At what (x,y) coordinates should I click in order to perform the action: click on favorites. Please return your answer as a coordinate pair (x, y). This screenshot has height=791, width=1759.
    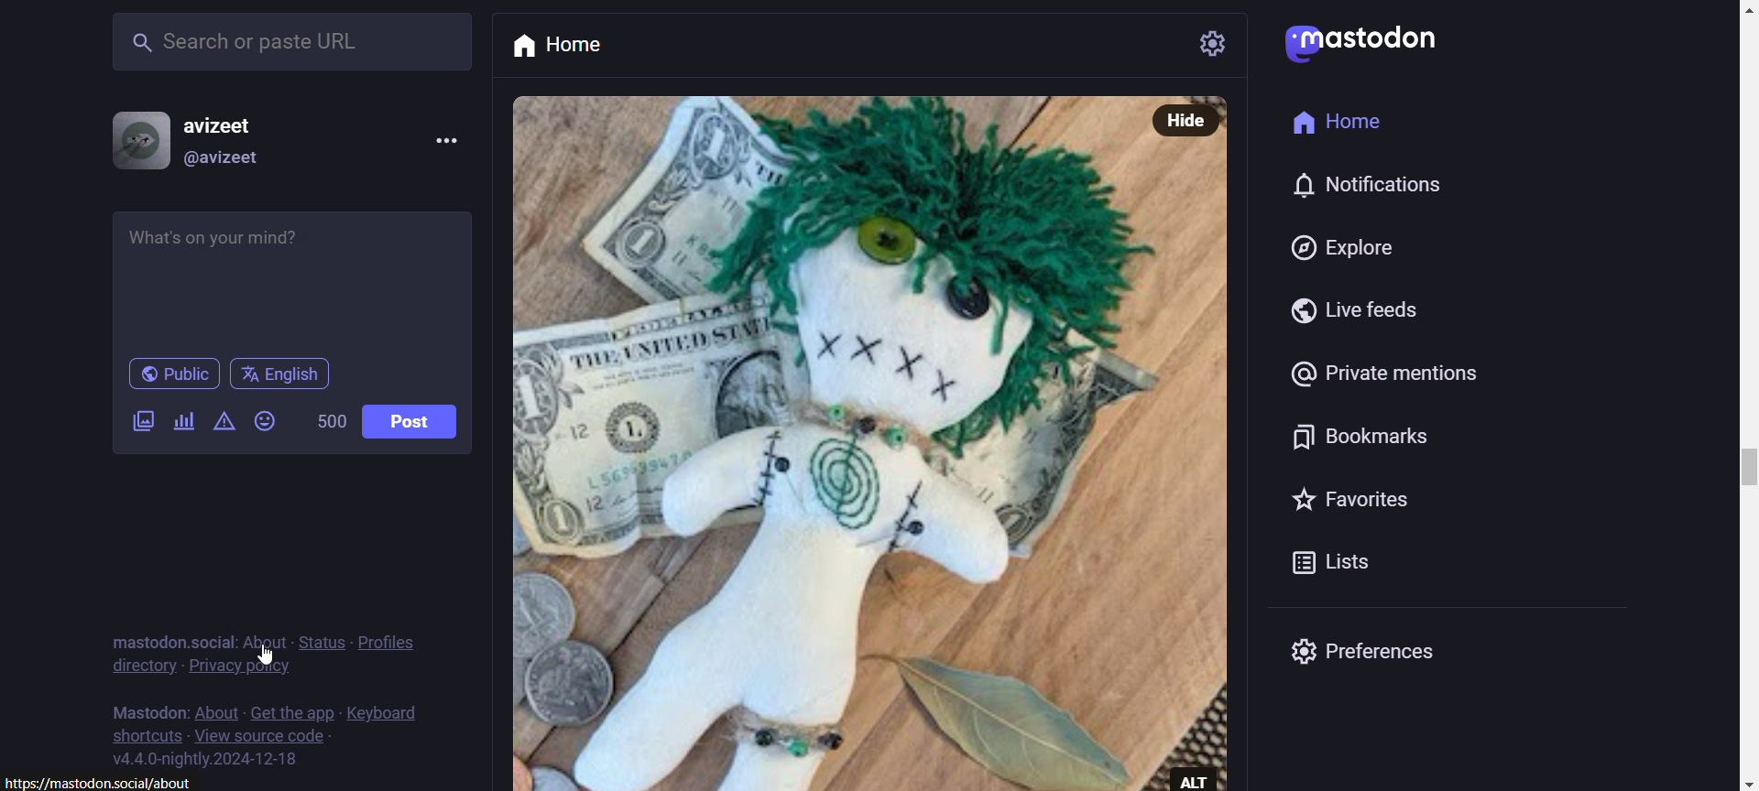
    Looking at the image, I should click on (1355, 500).